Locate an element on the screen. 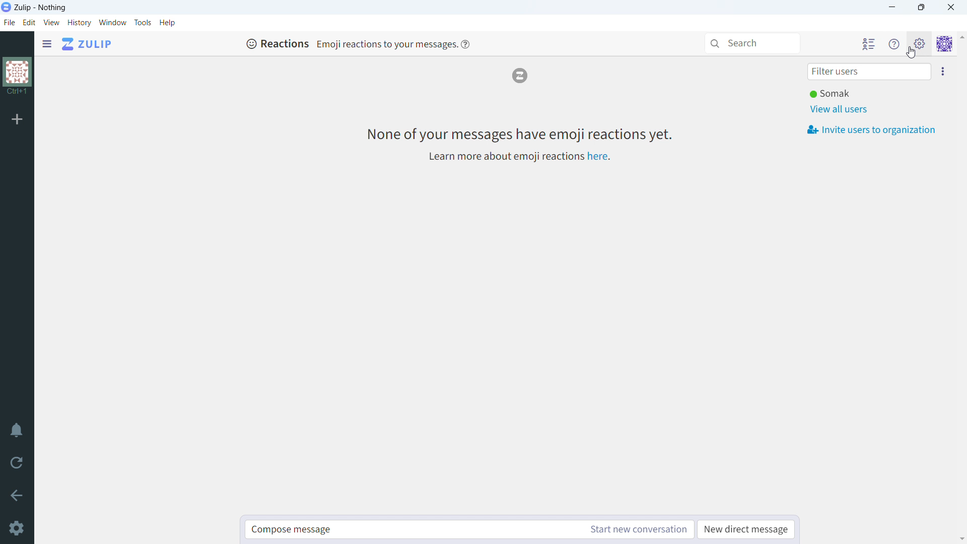 This screenshot has width=967, height=544. minimize is located at coordinates (893, 7).